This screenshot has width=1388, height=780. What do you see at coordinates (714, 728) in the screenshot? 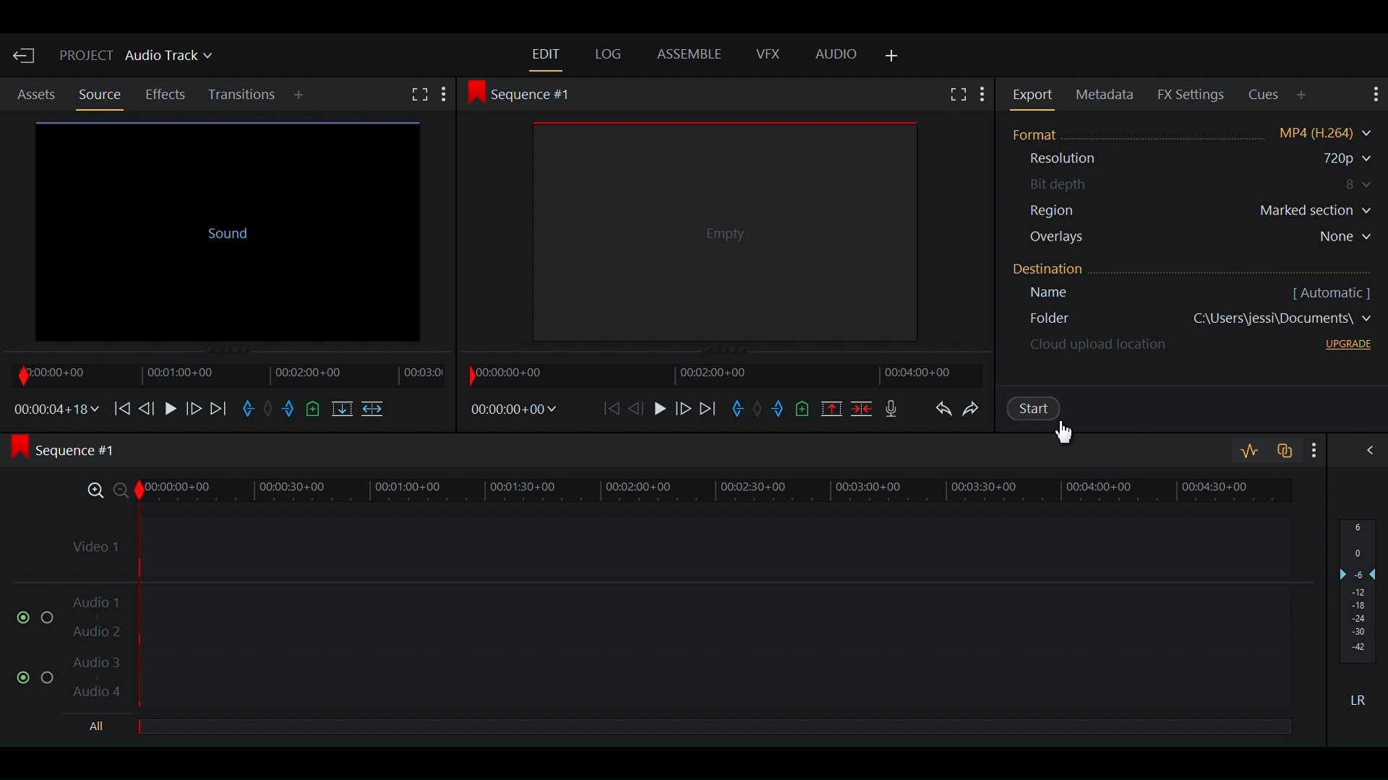
I see `All` at bounding box center [714, 728].